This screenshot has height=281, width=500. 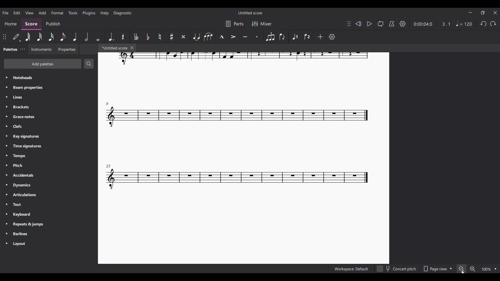 I want to click on Minimize, so click(x=471, y=12).